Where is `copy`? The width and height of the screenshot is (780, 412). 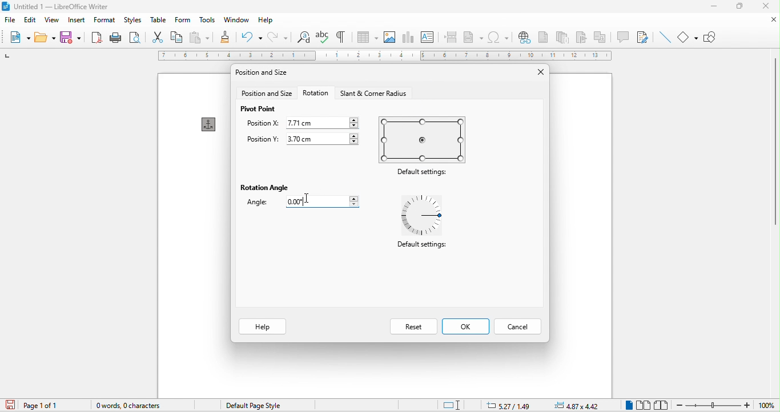
copy is located at coordinates (177, 38).